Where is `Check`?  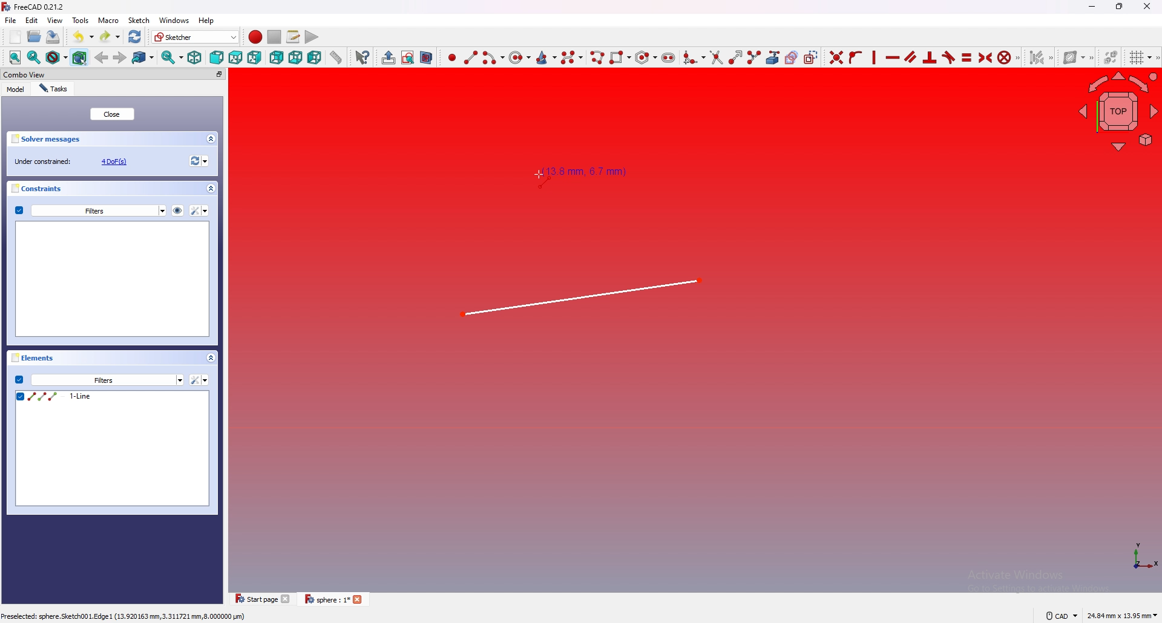
Check is located at coordinates (19, 210).